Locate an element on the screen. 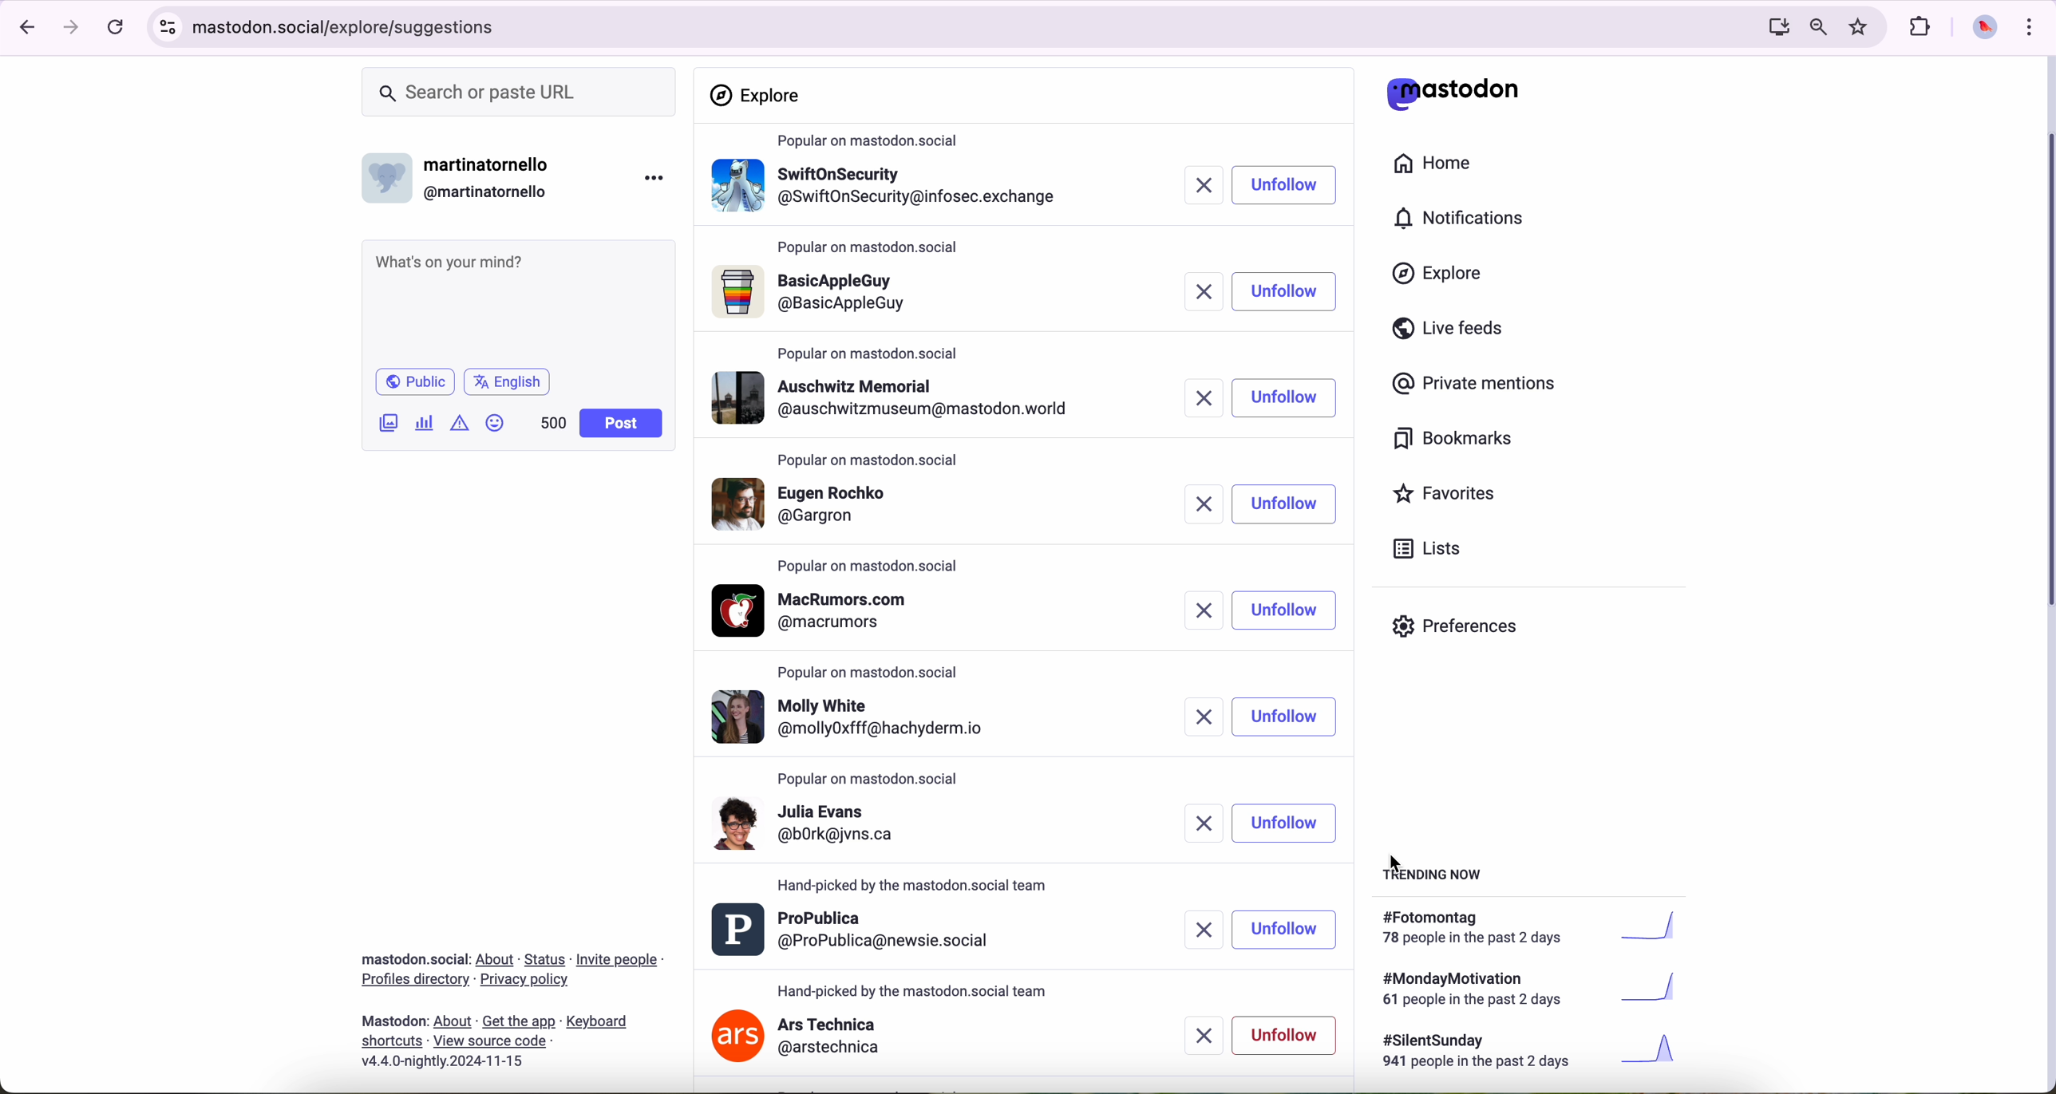 This screenshot has width=2056, height=1094. notifications is located at coordinates (1466, 219).